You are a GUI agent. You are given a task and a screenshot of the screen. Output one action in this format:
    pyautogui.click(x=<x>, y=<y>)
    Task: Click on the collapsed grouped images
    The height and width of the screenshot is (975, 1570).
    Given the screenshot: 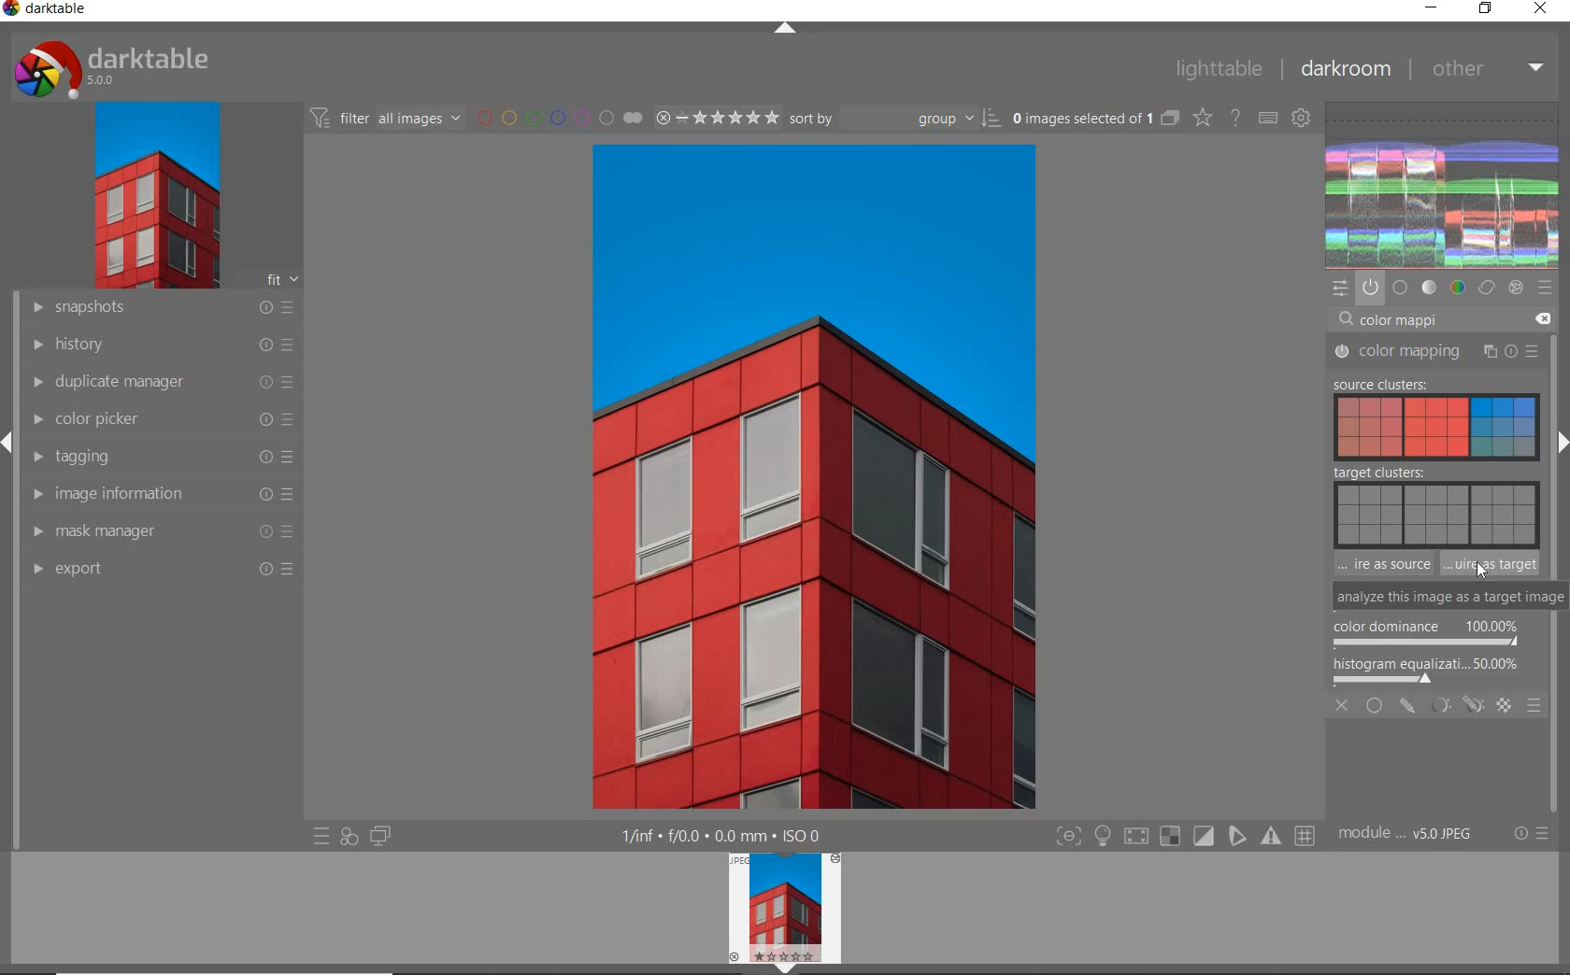 What is the action you would take?
    pyautogui.click(x=1170, y=116)
    